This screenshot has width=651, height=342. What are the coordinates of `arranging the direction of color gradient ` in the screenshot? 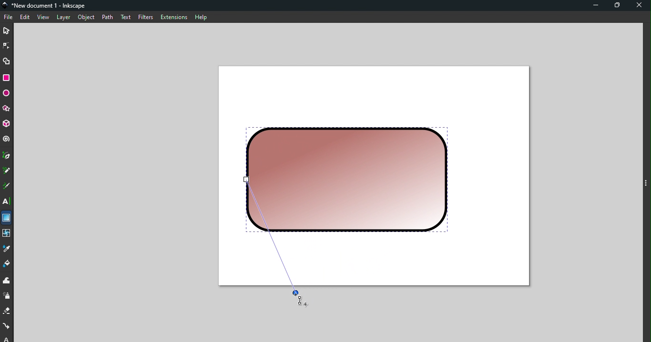 It's located at (276, 242).